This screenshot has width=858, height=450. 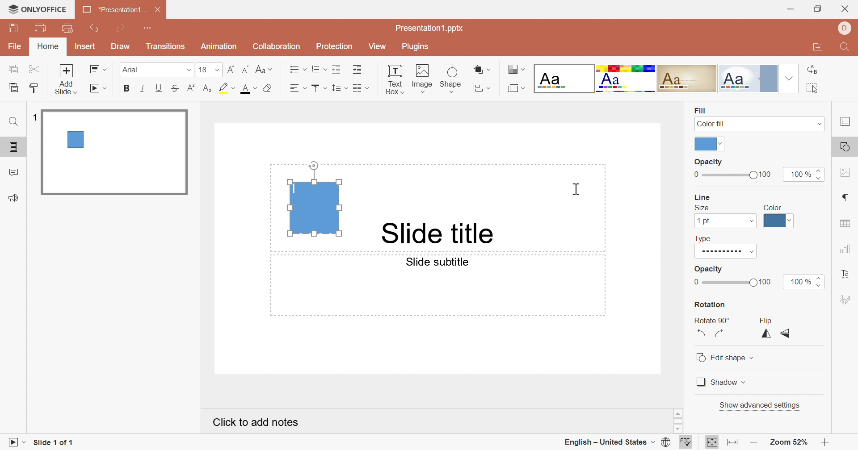 I want to click on Bold, so click(x=127, y=89).